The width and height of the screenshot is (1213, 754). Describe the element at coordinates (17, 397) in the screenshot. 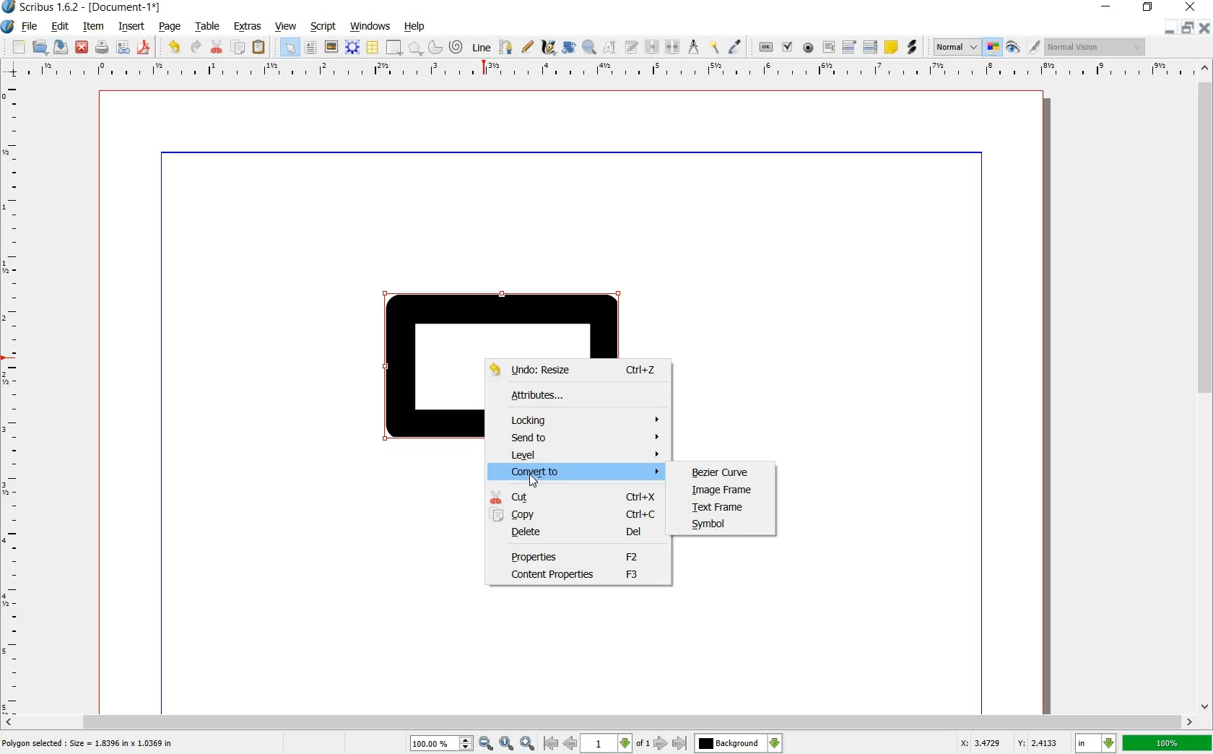

I see `ruler` at that location.